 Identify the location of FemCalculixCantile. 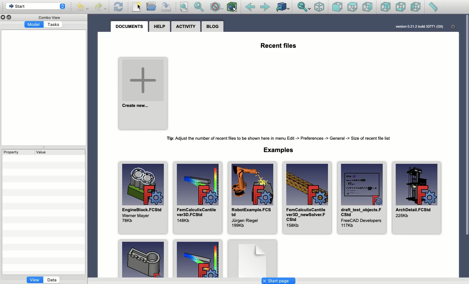
(198, 198).